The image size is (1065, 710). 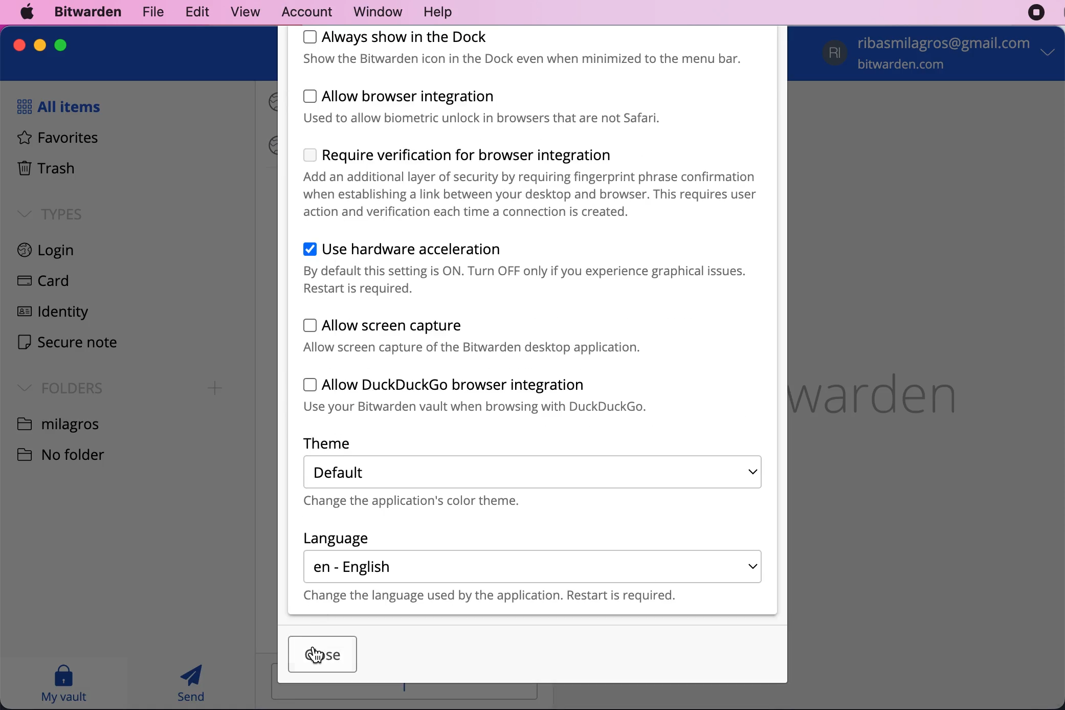 What do you see at coordinates (892, 389) in the screenshot?
I see `bitwarden logo` at bounding box center [892, 389].